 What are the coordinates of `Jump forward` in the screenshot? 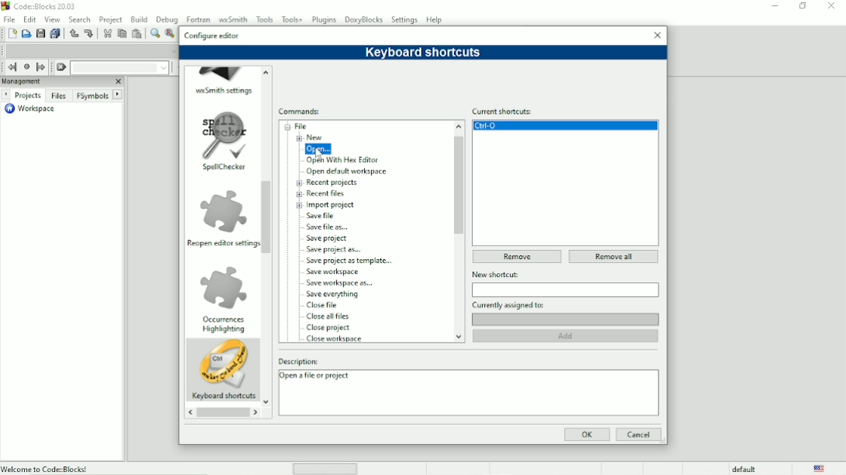 It's located at (43, 67).